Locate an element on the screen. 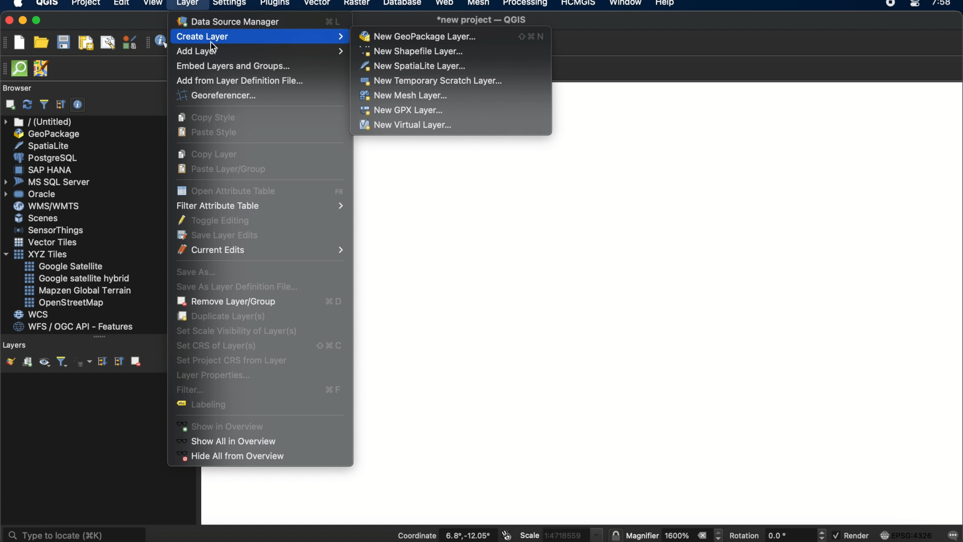  openstreetmap is located at coordinates (64, 303).